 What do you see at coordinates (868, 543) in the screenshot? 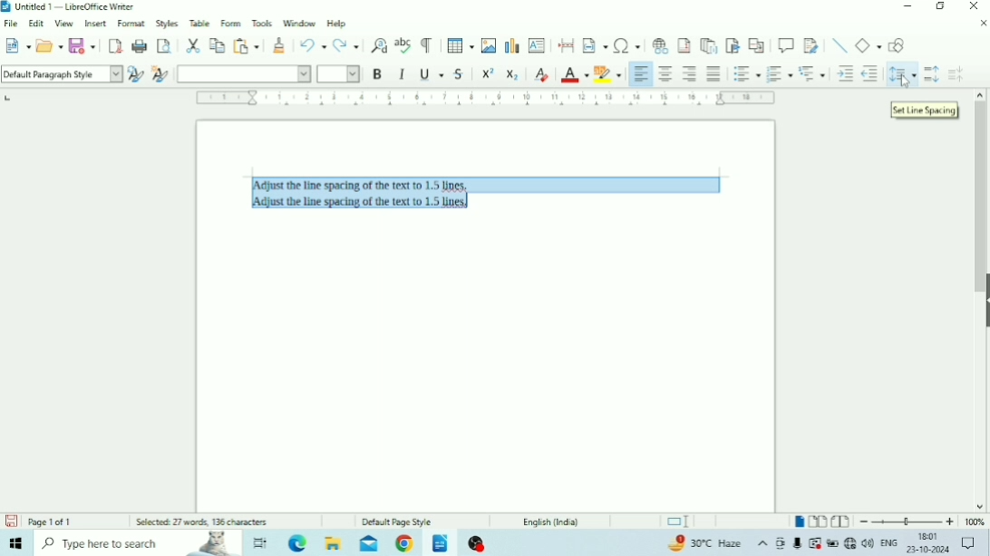
I see `Speakers` at bounding box center [868, 543].